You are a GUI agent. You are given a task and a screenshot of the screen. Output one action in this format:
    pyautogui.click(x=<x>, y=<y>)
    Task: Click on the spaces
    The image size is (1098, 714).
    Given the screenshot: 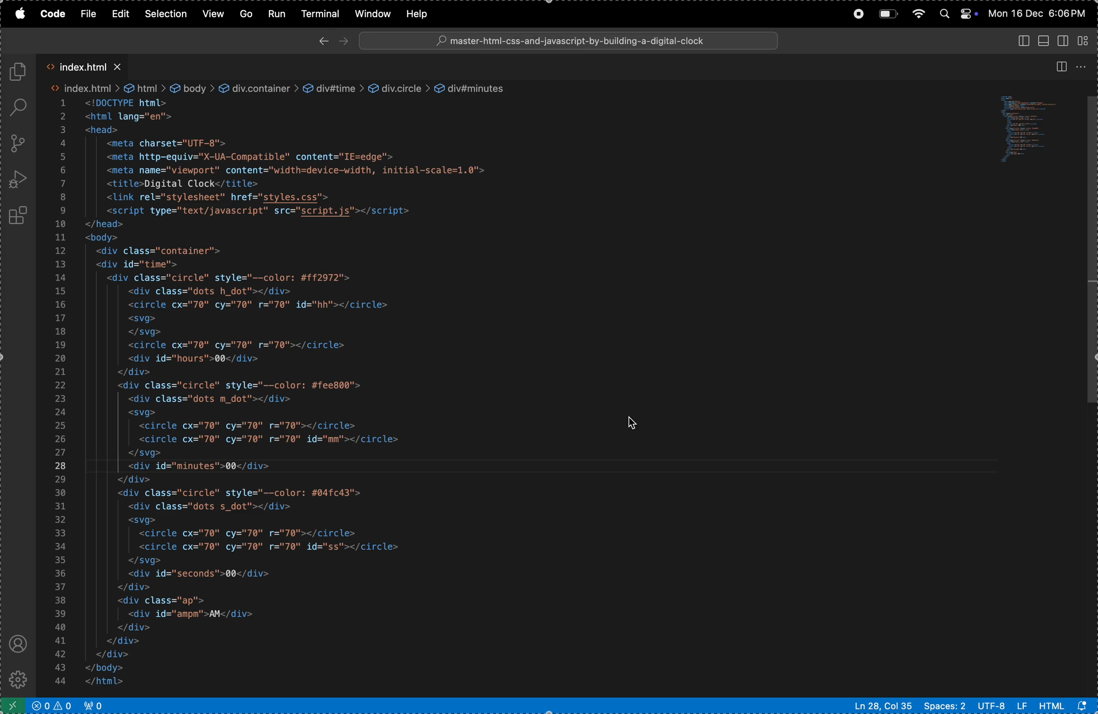 What is the action you would take?
    pyautogui.click(x=943, y=706)
    